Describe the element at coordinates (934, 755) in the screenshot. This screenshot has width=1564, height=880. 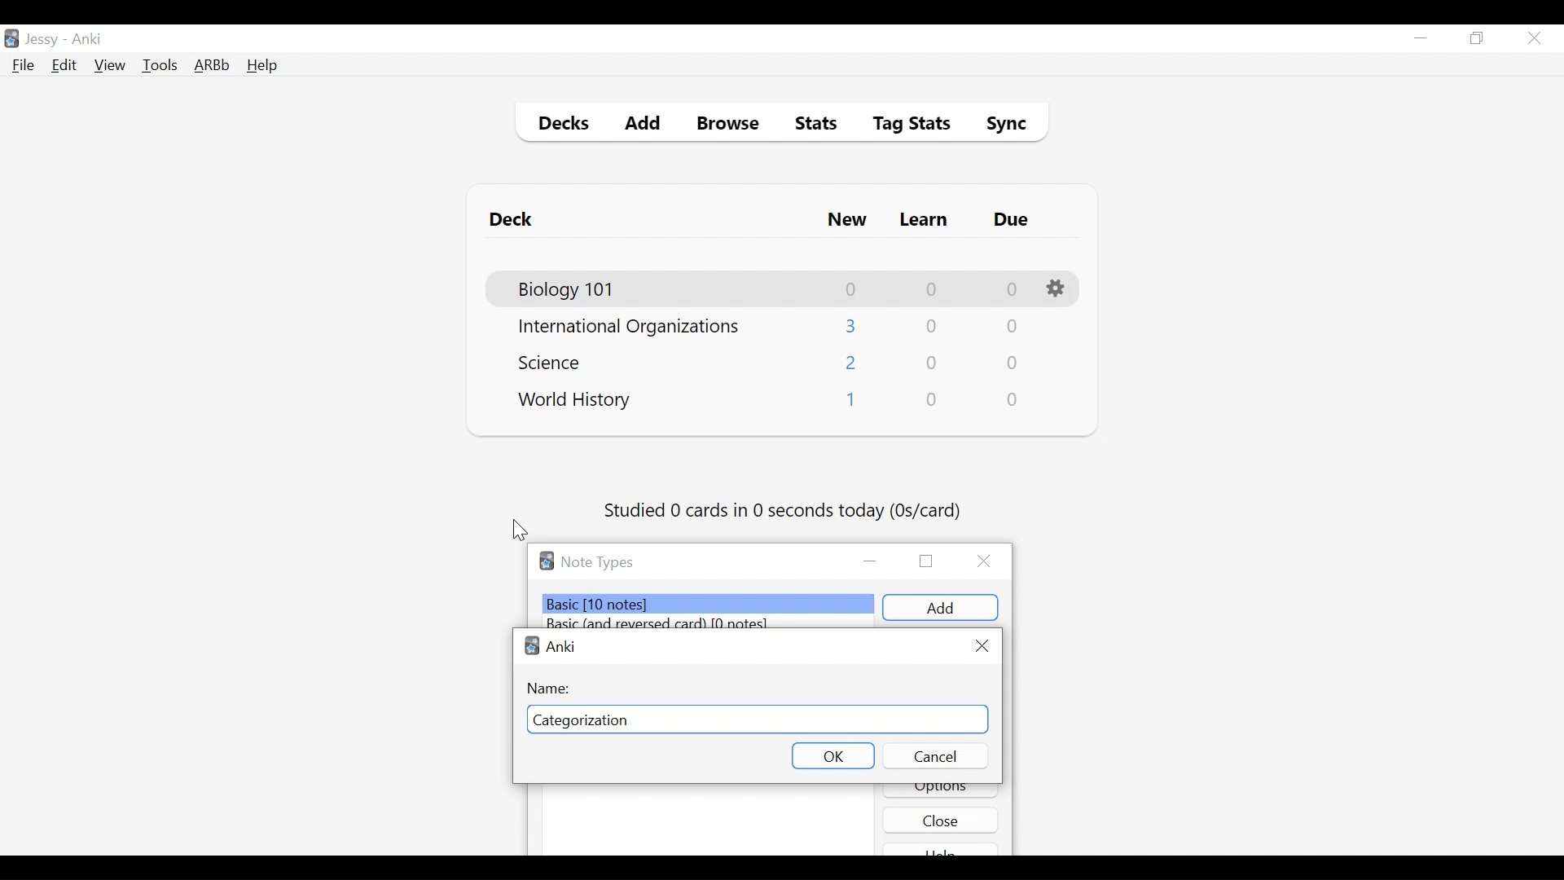
I see `Cancel` at that location.